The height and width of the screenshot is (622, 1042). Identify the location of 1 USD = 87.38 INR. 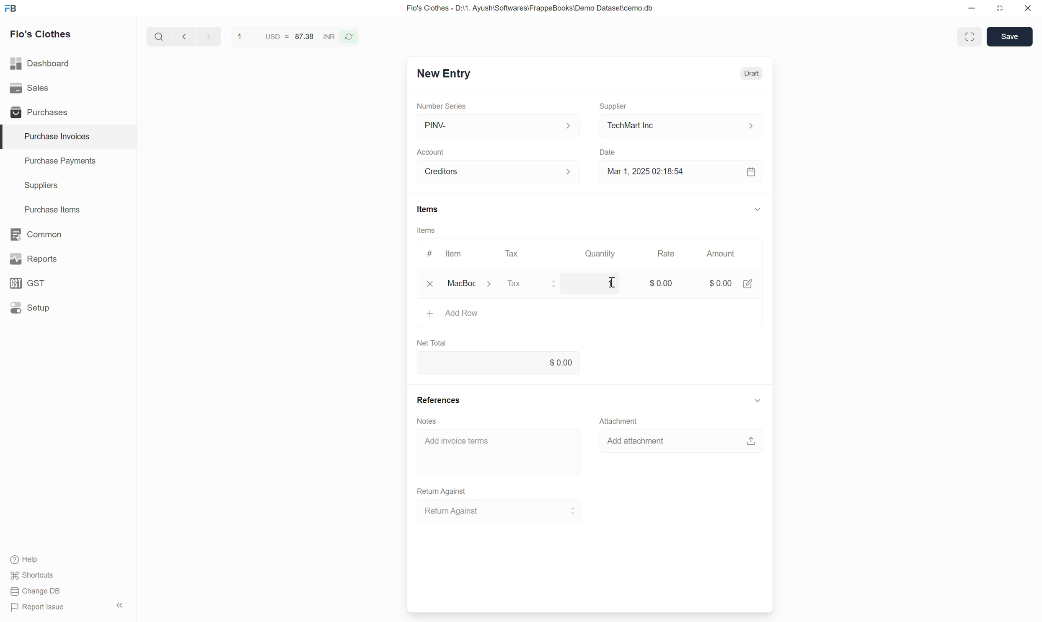
(285, 36).